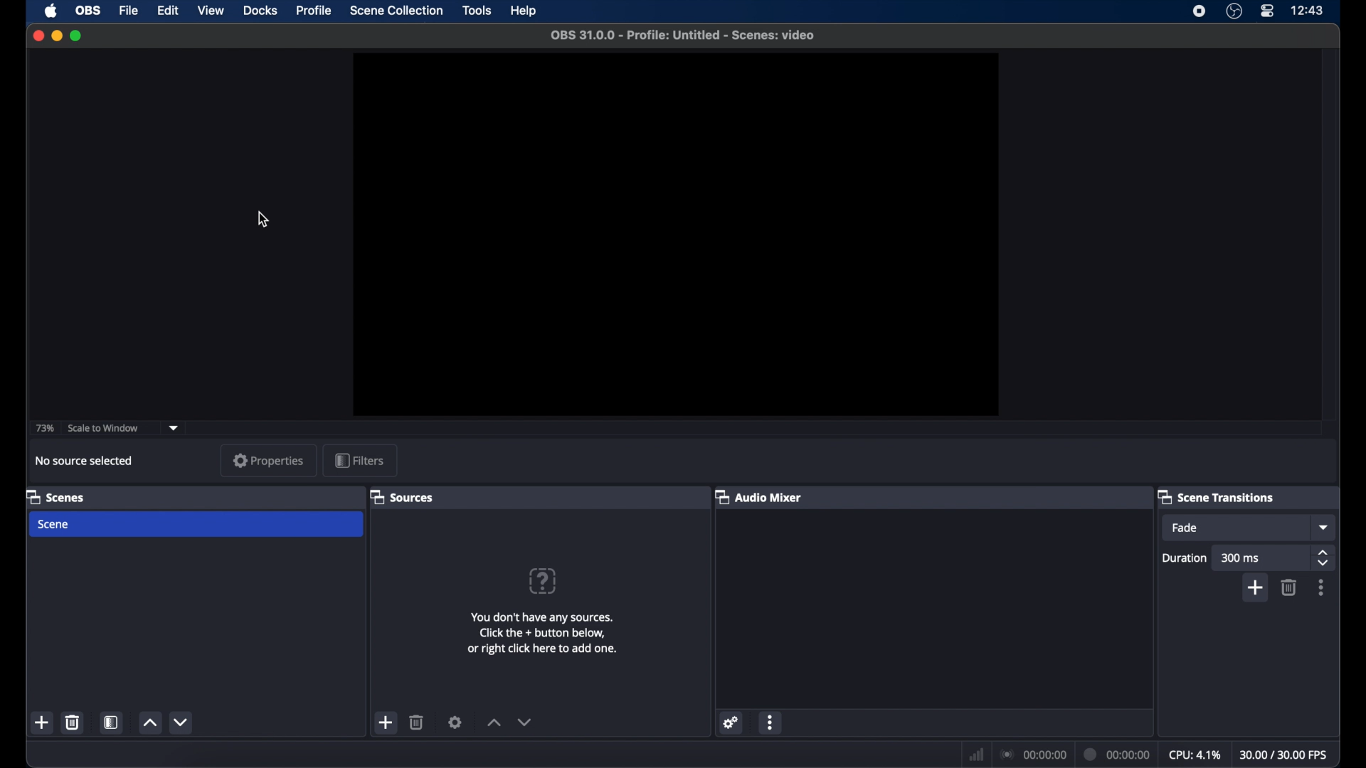 The width and height of the screenshot is (1366, 768). I want to click on dropdown, so click(1250, 527).